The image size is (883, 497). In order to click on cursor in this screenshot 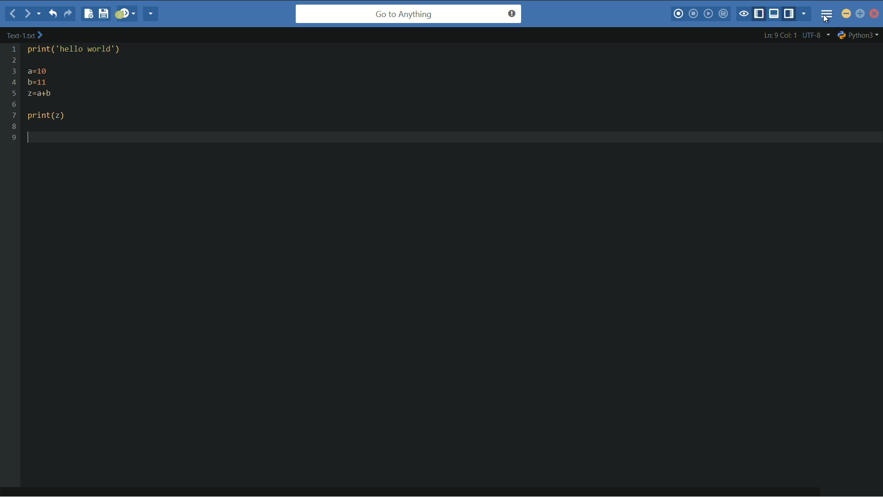, I will do `click(829, 20)`.